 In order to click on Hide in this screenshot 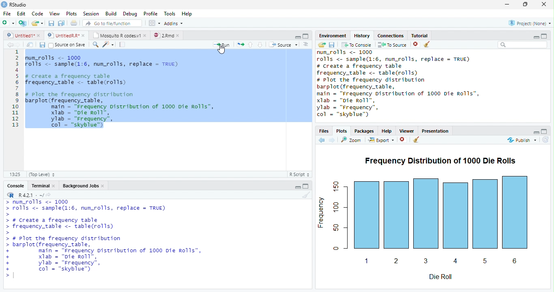, I will do `click(296, 187)`.